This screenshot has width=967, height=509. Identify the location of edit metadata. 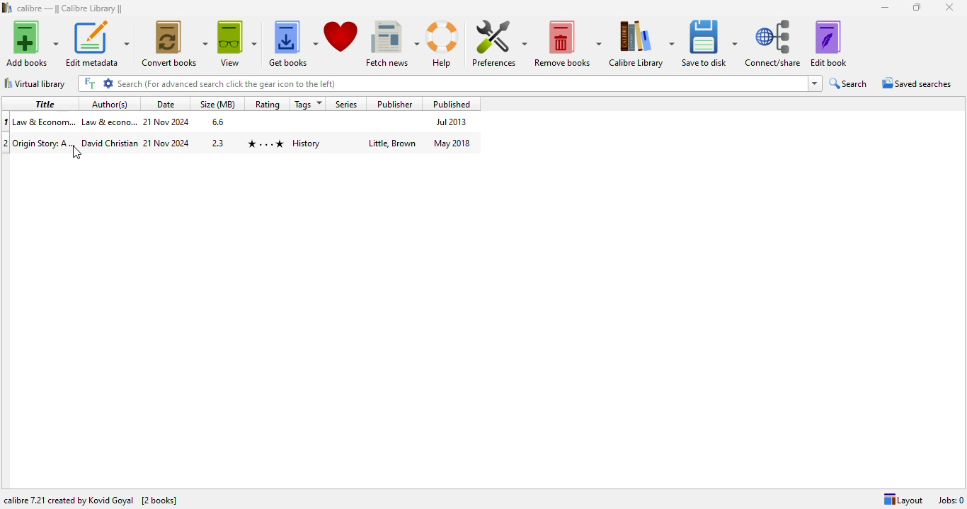
(97, 43).